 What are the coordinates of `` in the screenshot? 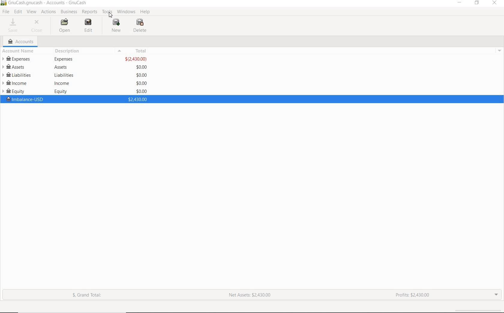 It's located at (63, 83).